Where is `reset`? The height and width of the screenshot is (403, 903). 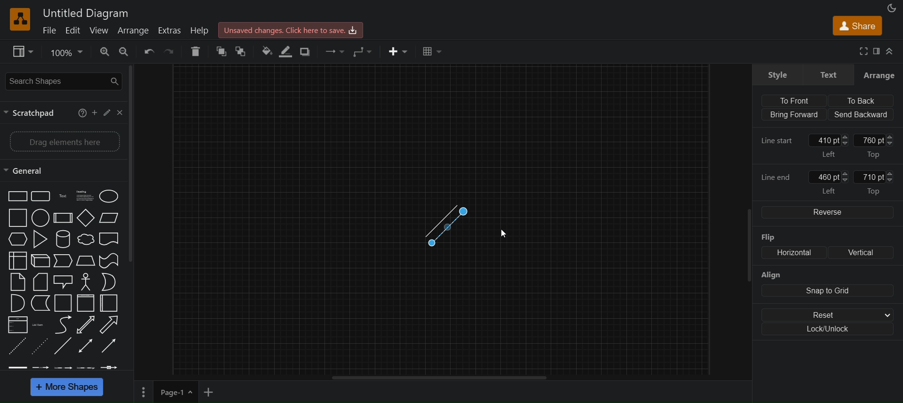 reset is located at coordinates (830, 314).